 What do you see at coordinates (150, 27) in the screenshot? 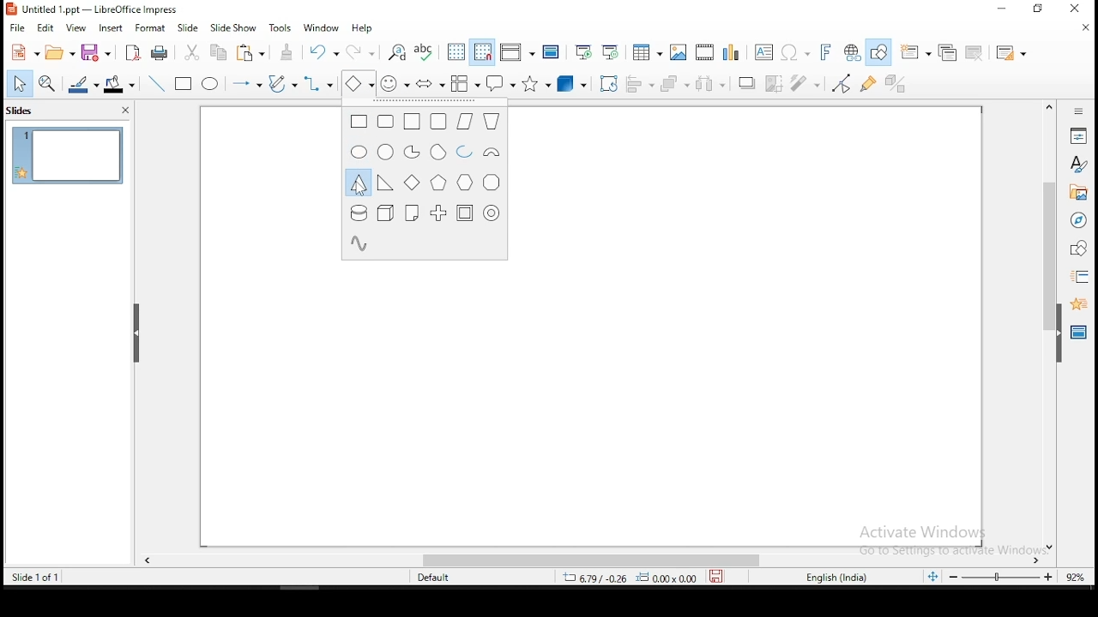
I see `format` at bounding box center [150, 27].